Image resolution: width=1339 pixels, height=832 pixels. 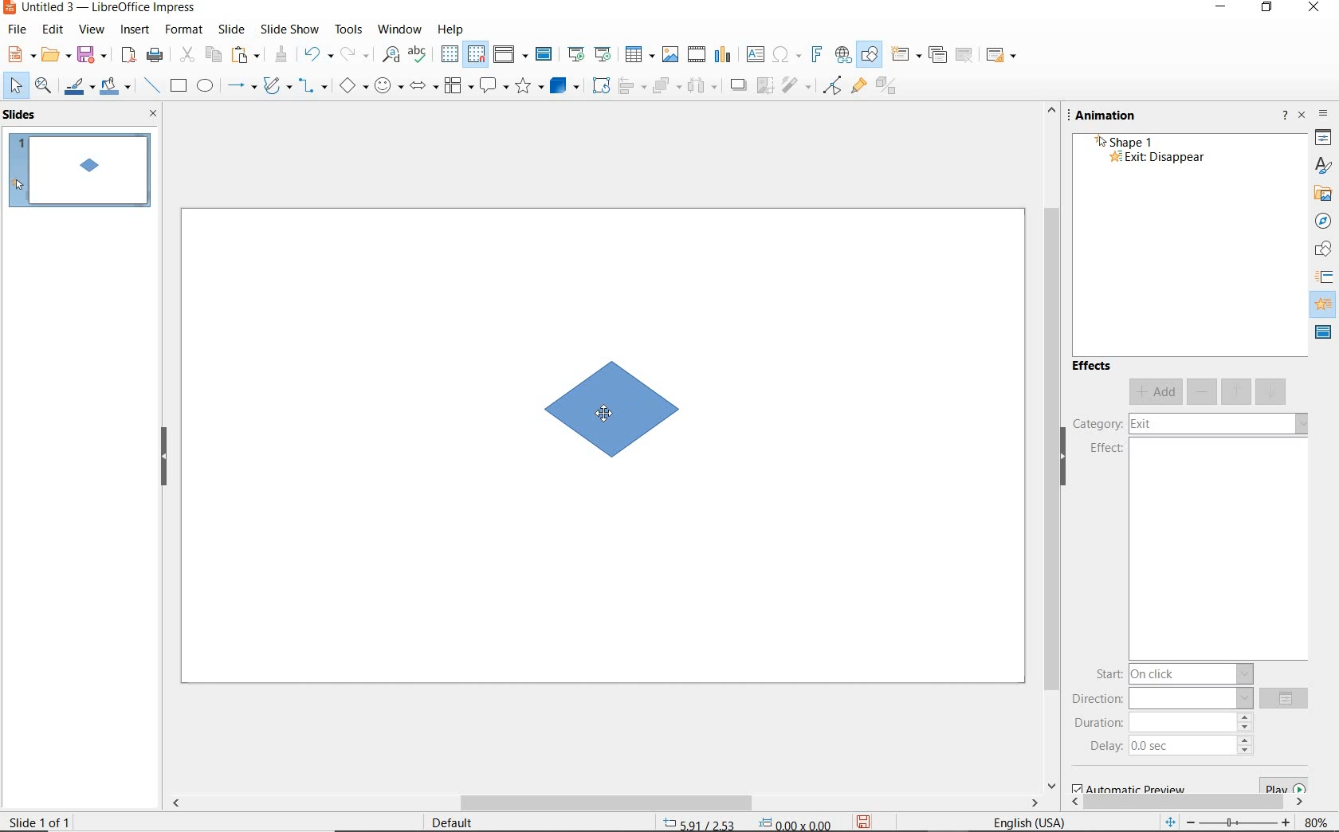 What do you see at coordinates (245, 55) in the screenshot?
I see `paste` at bounding box center [245, 55].